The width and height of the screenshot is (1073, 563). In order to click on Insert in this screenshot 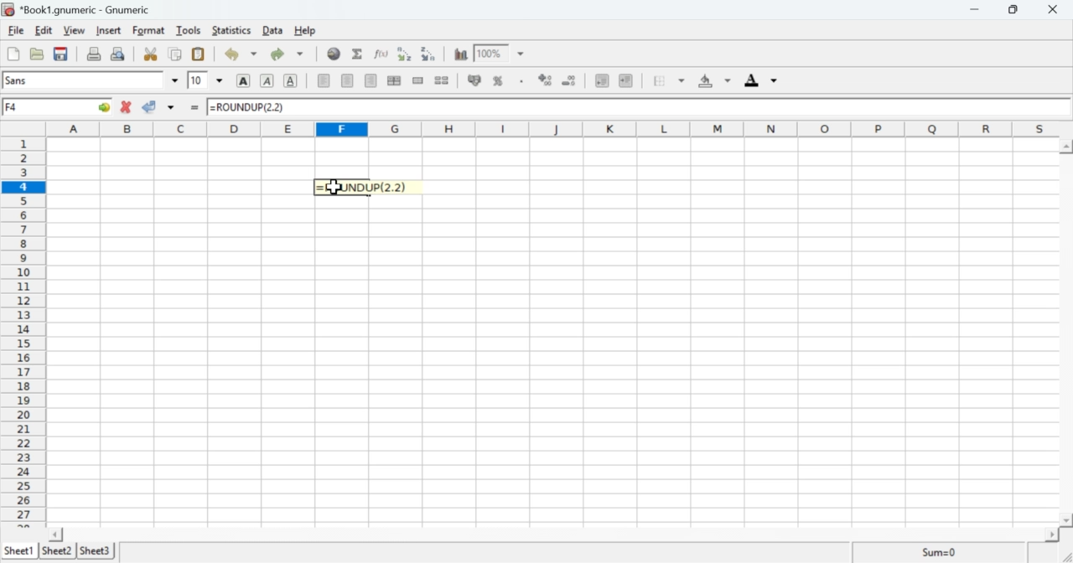, I will do `click(110, 31)`.